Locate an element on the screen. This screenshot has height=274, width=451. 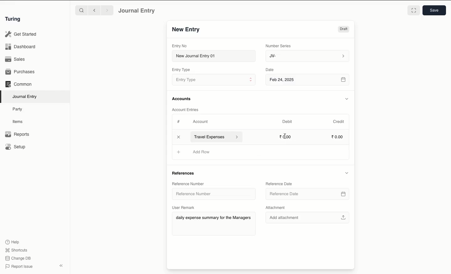
Journal Entry is located at coordinates (25, 97).